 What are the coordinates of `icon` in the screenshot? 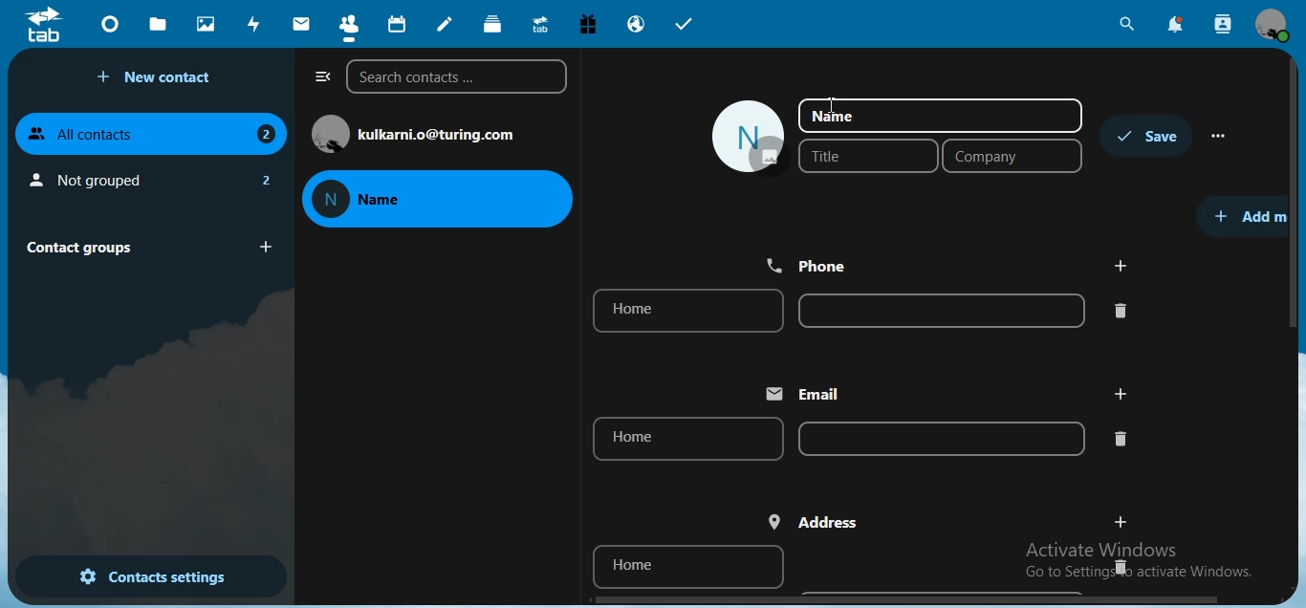 It's located at (46, 24).